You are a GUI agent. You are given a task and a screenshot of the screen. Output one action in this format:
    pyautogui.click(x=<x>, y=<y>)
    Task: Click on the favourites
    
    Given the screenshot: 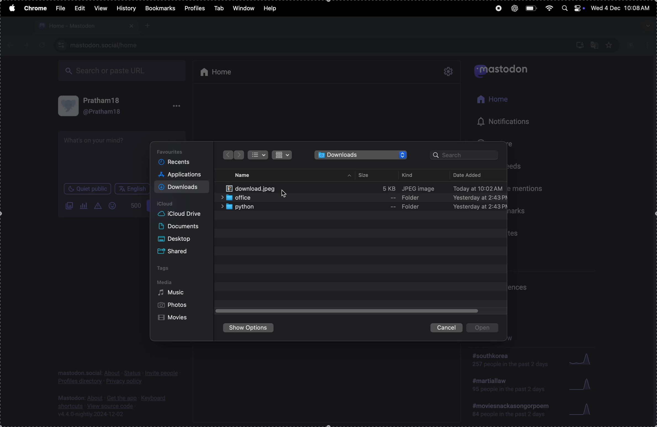 What is the action you would take?
    pyautogui.click(x=173, y=151)
    